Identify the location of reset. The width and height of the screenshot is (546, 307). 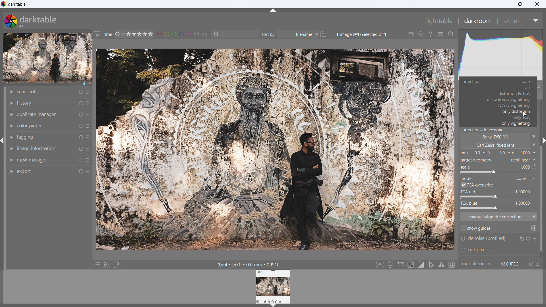
(80, 170).